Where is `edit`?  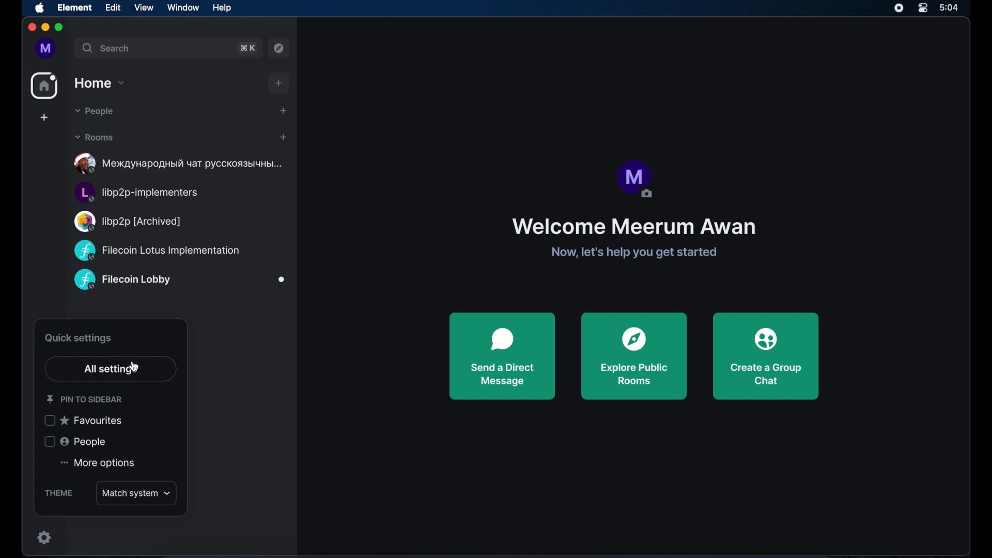 edit is located at coordinates (113, 7).